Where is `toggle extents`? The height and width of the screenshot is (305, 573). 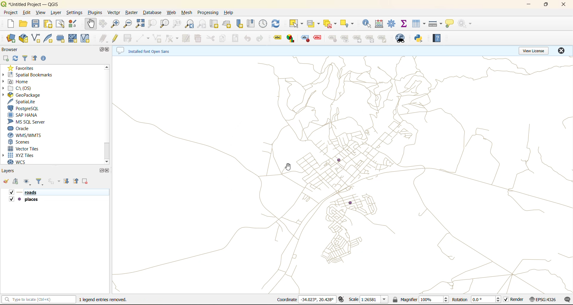 toggle extents is located at coordinates (344, 299).